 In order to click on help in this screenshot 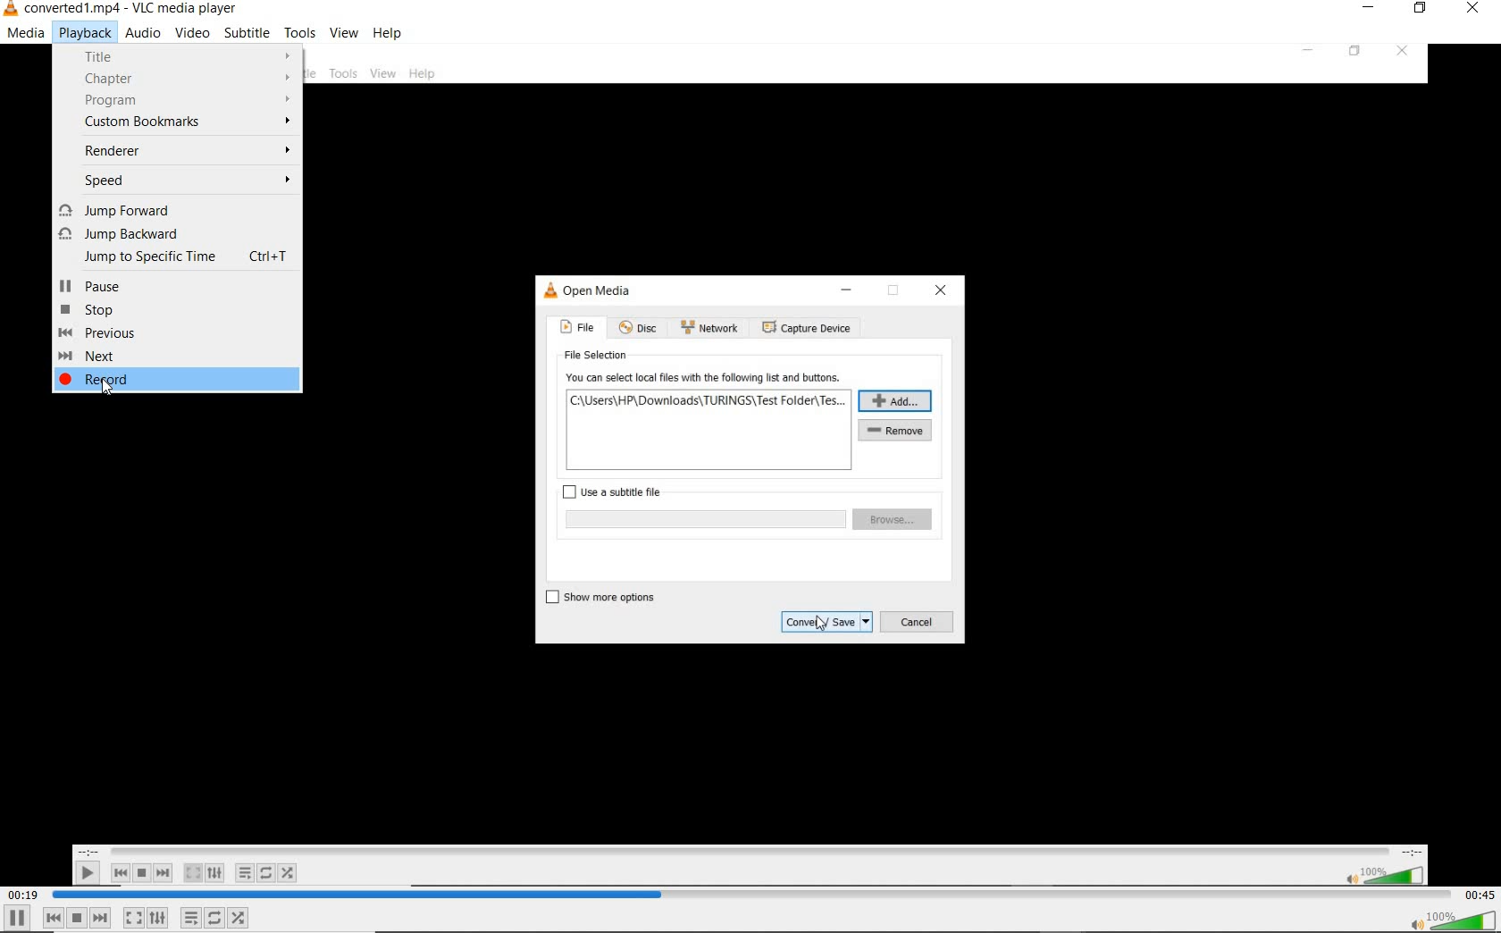, I will do `click(390, 33)`.